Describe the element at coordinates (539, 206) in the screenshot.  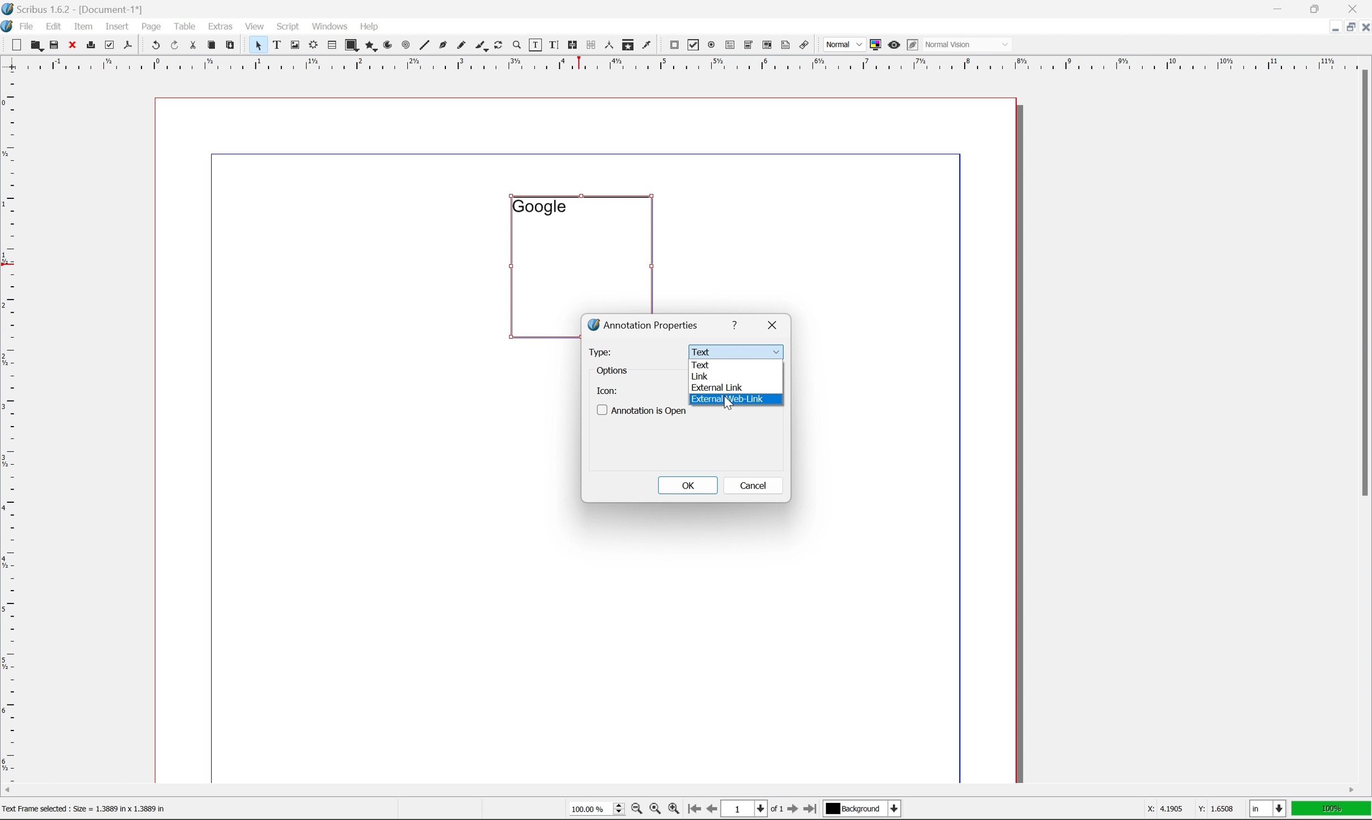
I see `google` at that location.